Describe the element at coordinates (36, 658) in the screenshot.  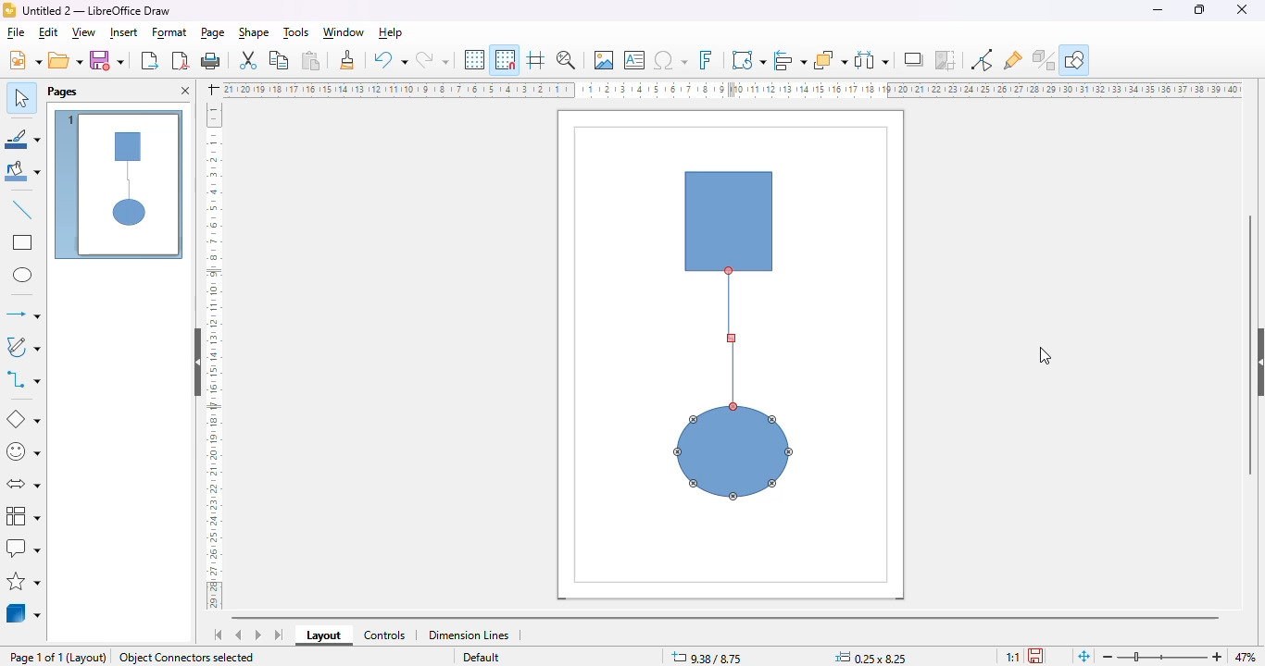
I see `page 1 of 1` at that location.